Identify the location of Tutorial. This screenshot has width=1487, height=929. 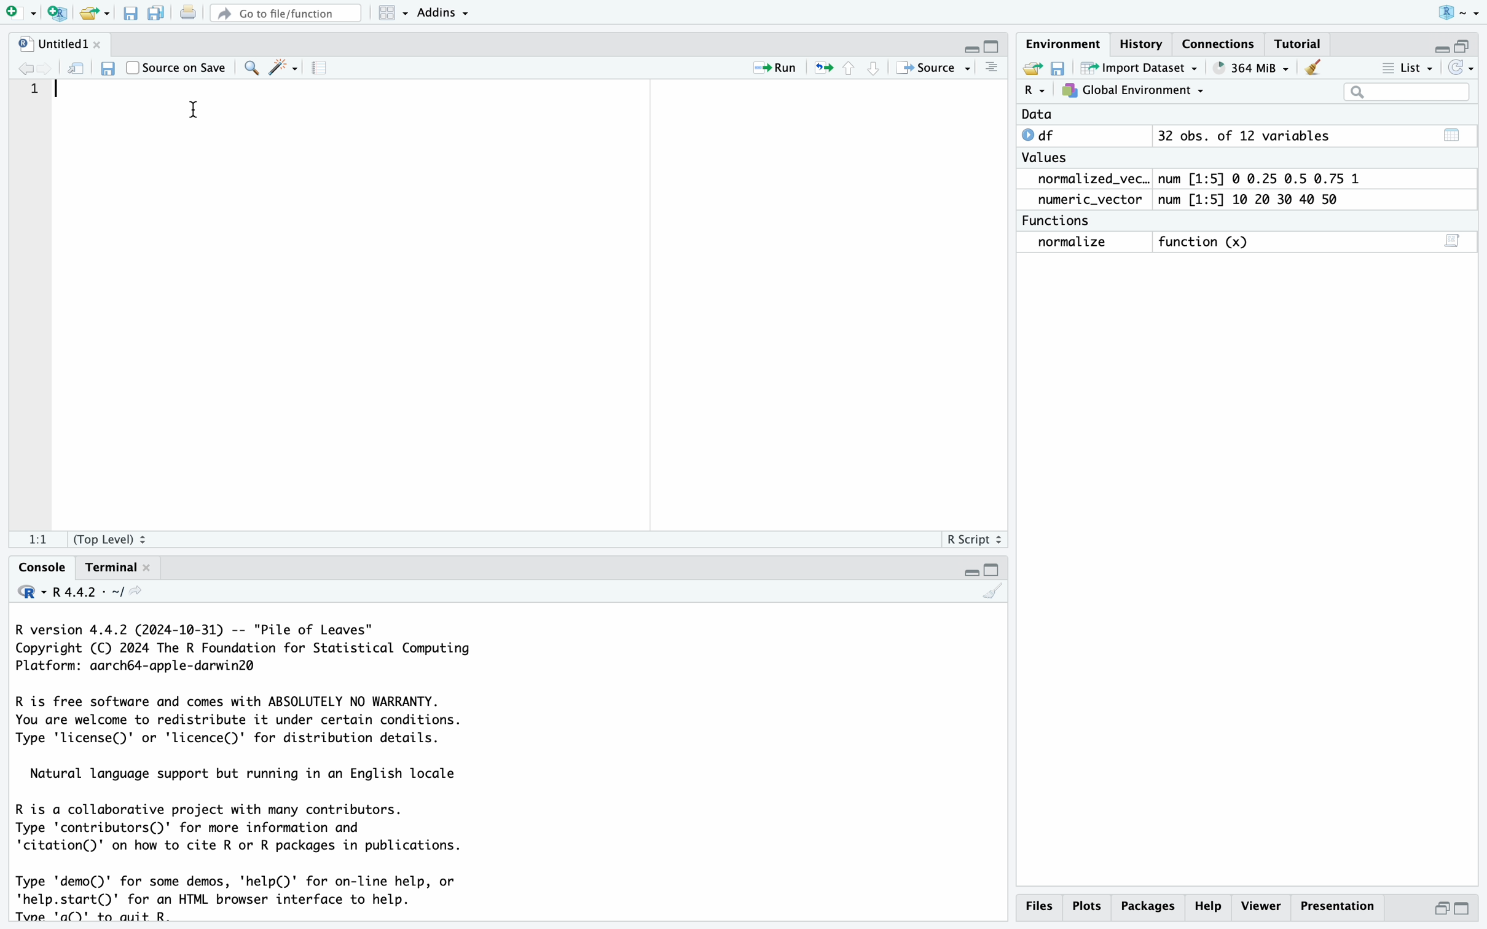
(1297, 45).